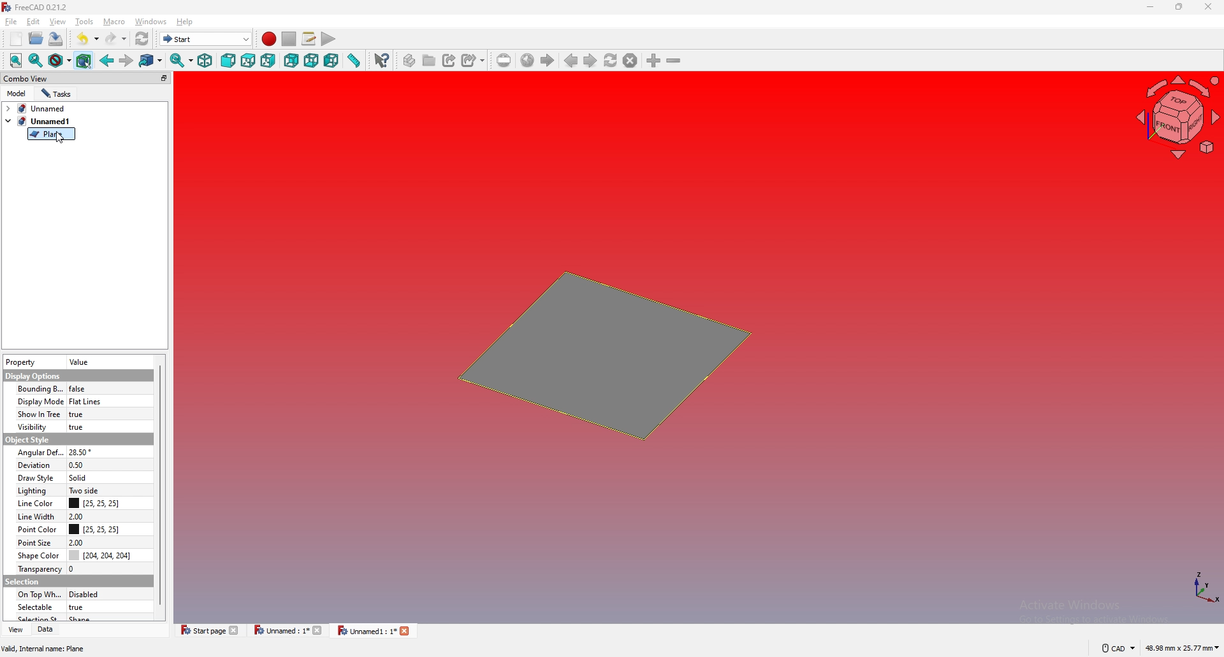 This screenshot has width=1224, height=657. Describe the element at coordinates (329, 39) in the screenshot. I see `execute macro` at that location.